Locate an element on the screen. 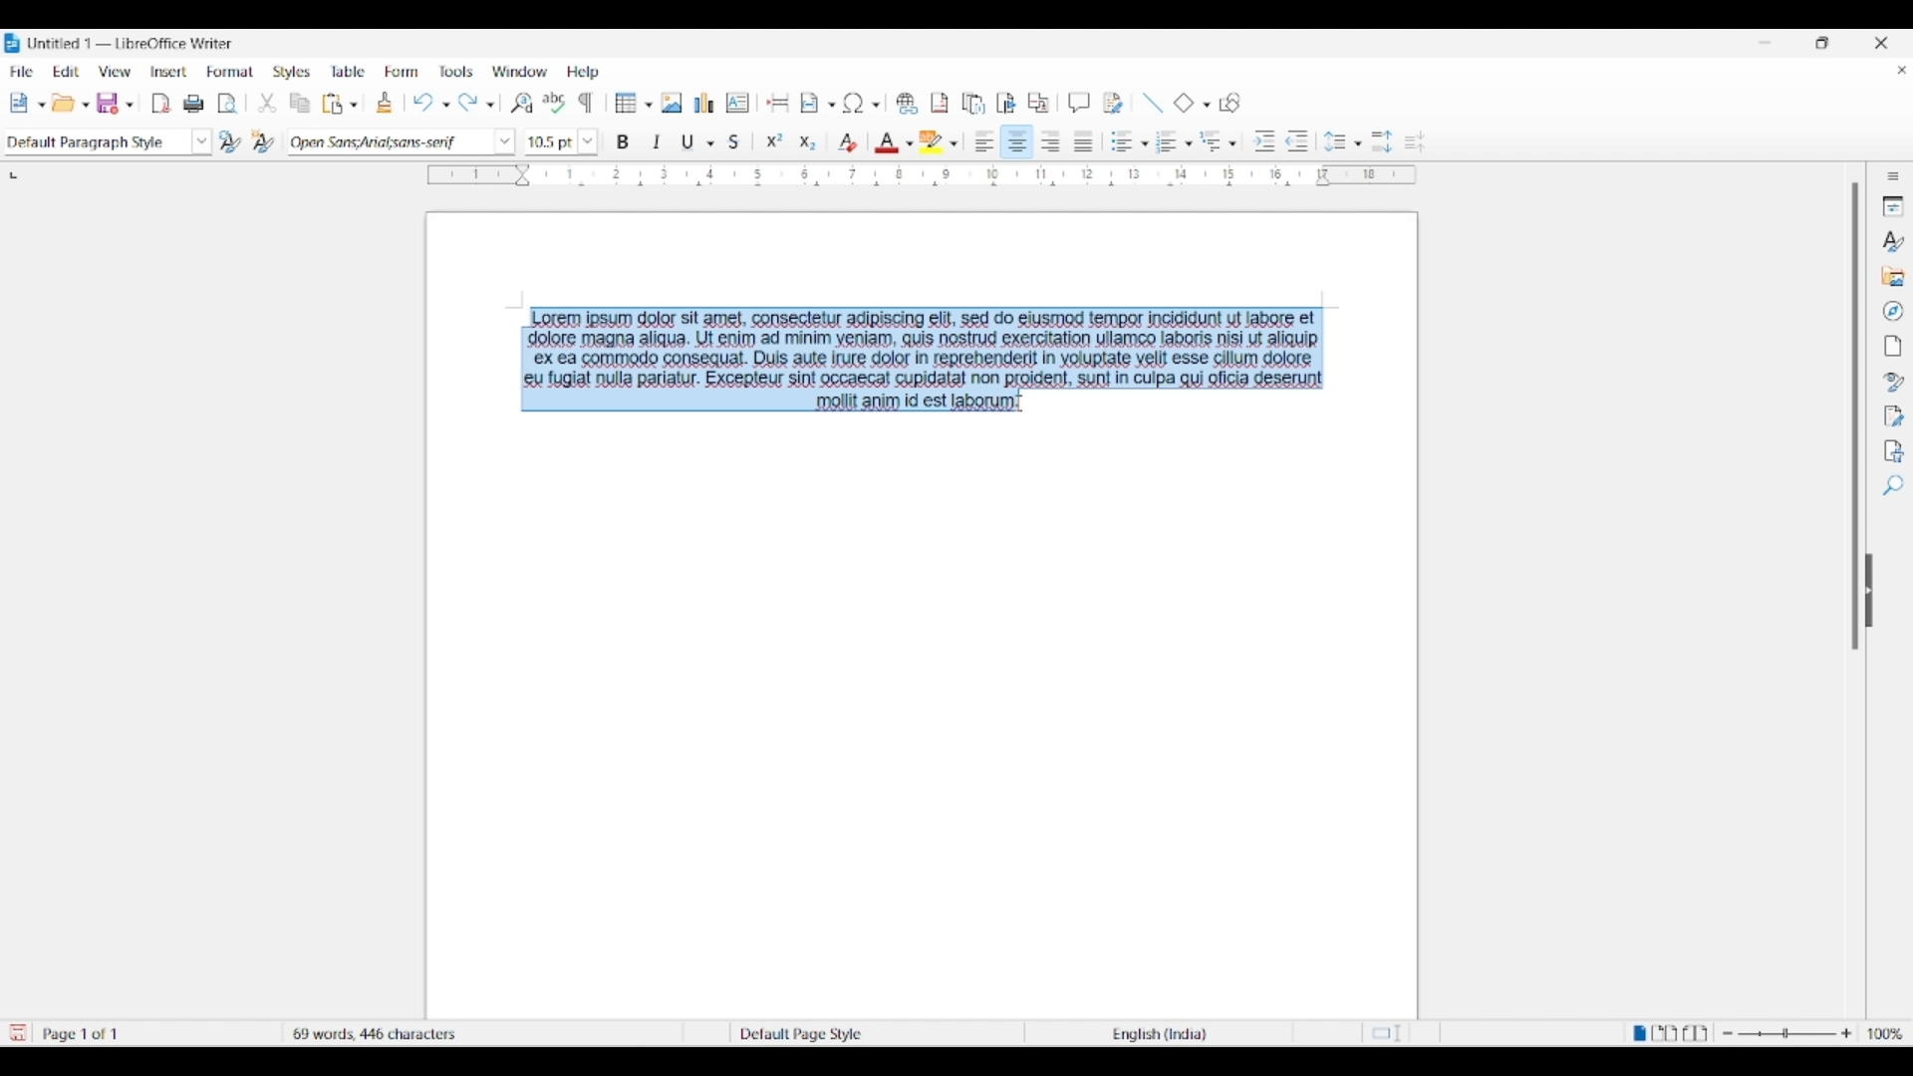  Insert endnote is located at coordinates (973, 103).